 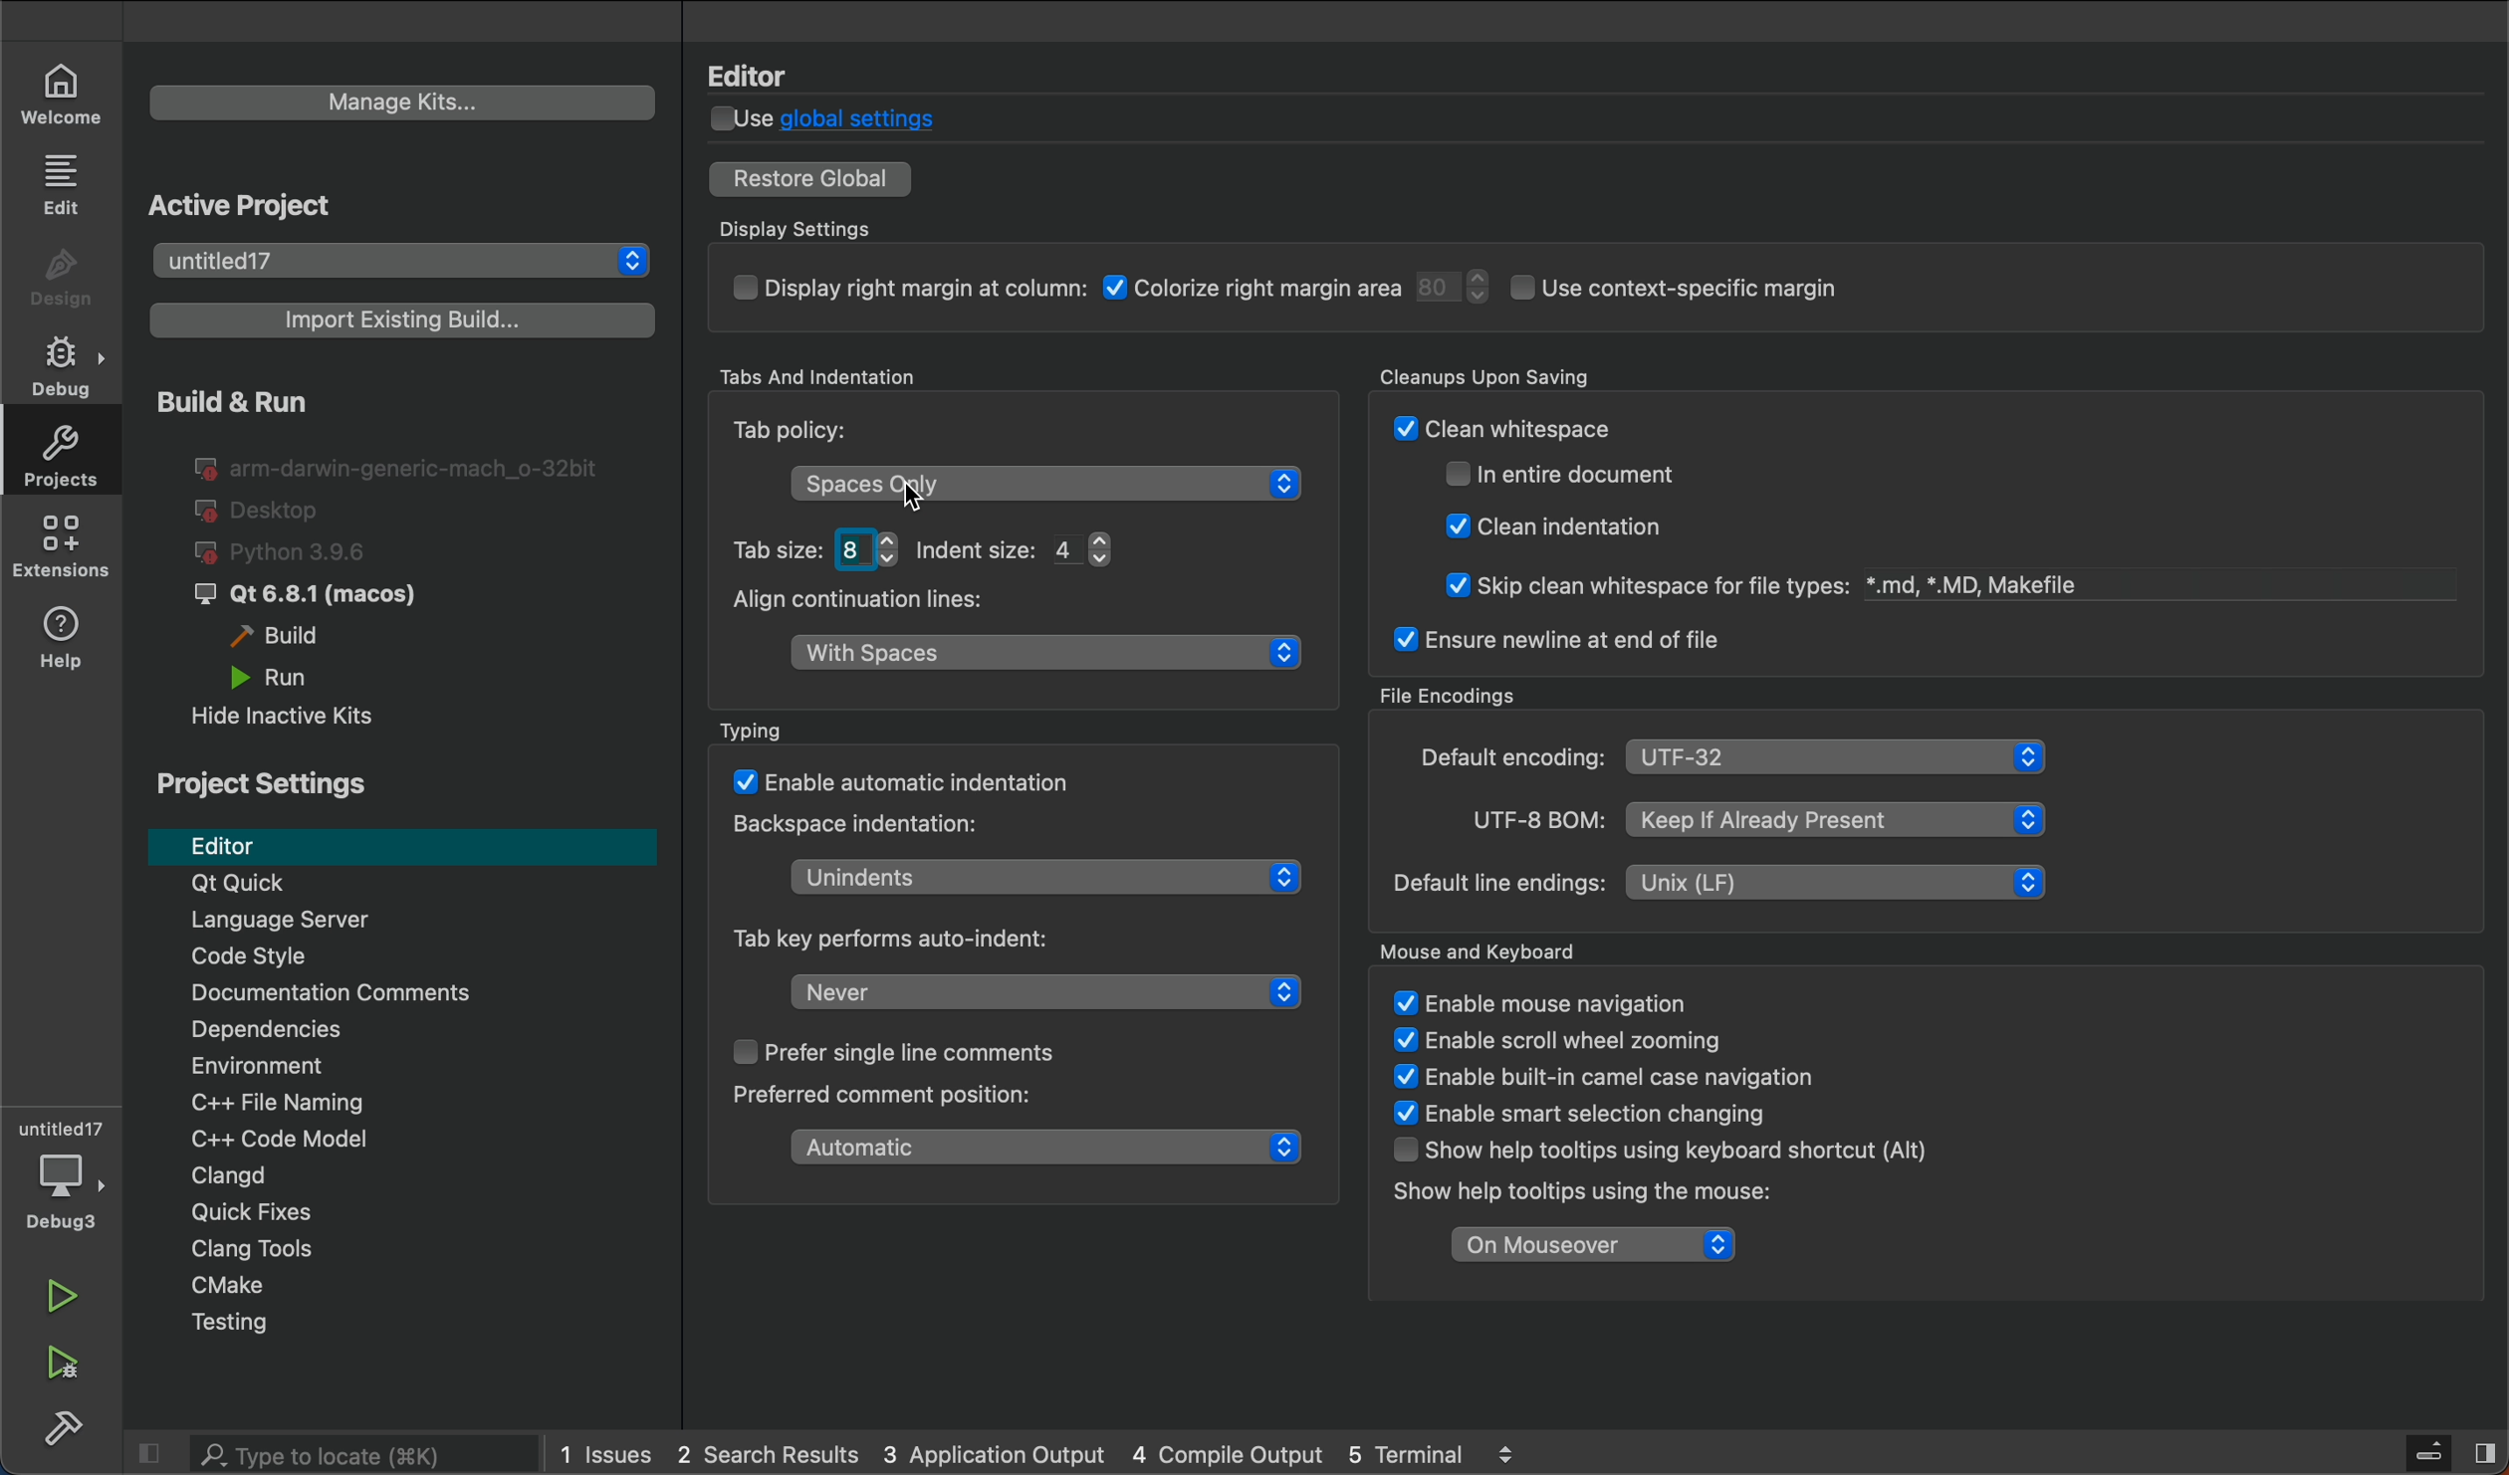 What do you see at coordinates (417, 1251) in the screenshot?
I see `Clang tools` at bounding box center [417, 1251].